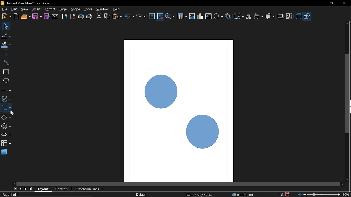  What do you see at coordinates (239, 16) in the screenshot?
I see `Rotate` at bounding box center [239, 16].